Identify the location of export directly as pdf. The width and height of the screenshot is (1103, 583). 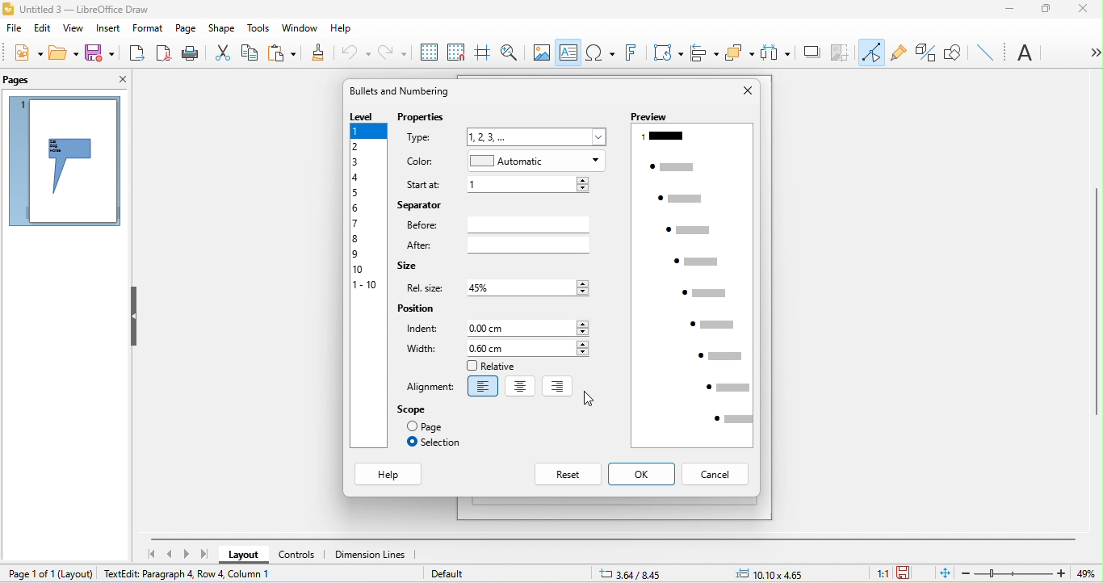
(163, 55).